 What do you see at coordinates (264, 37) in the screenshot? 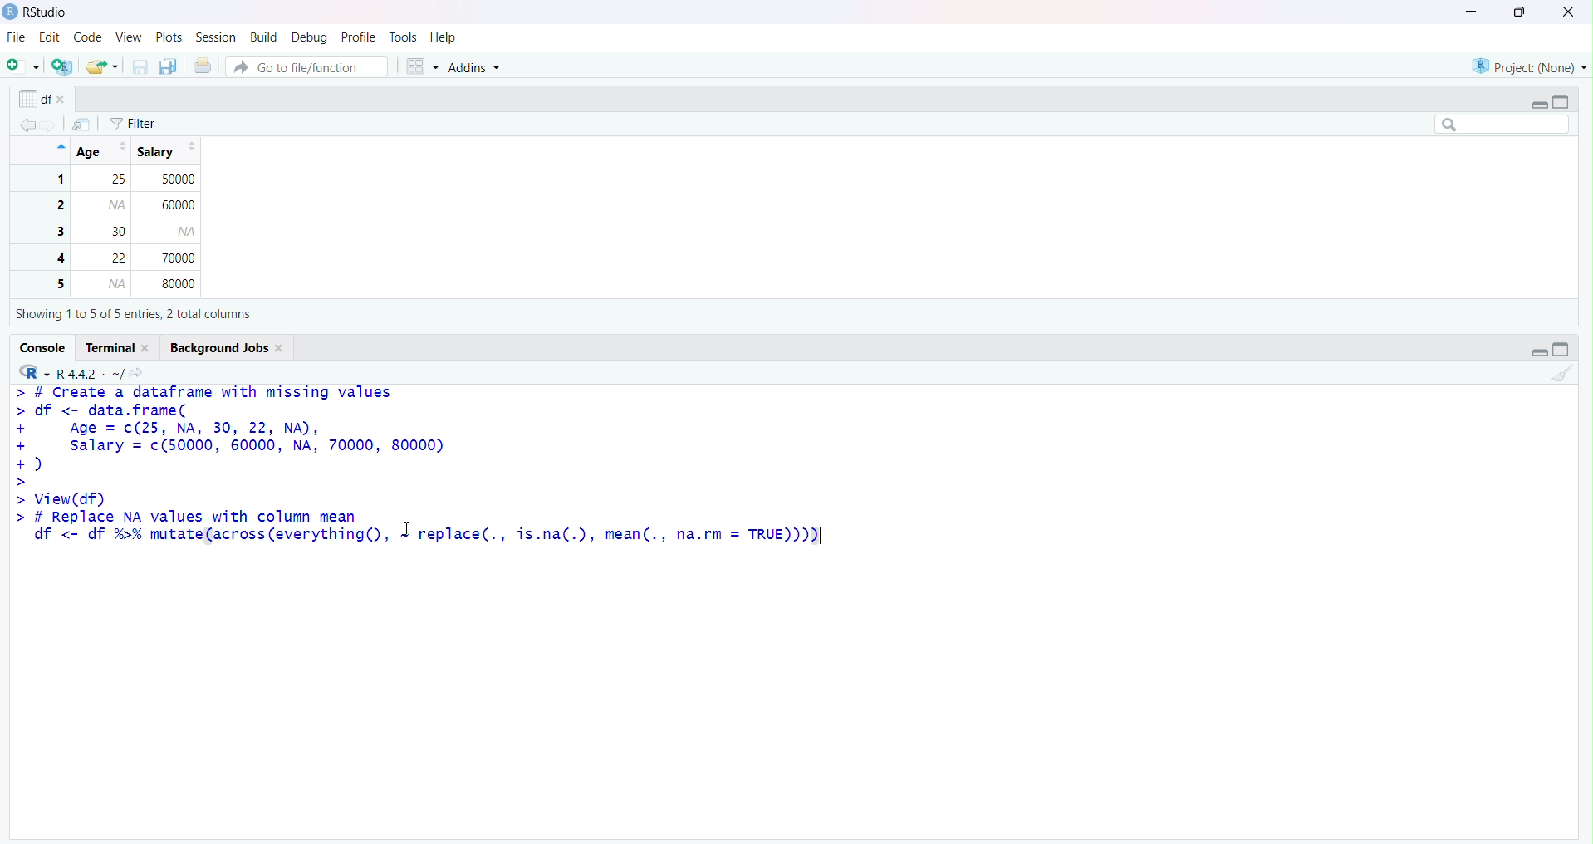
I see `Build` at bounding box center [264, 37].